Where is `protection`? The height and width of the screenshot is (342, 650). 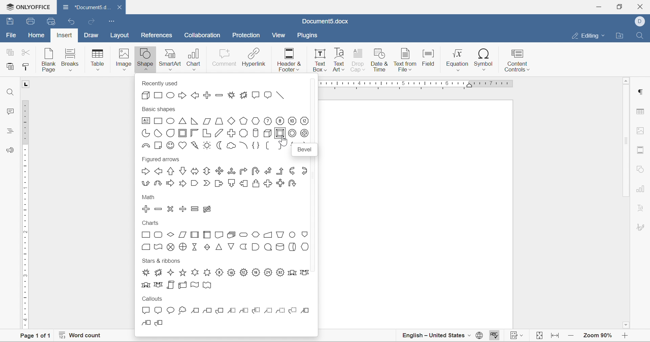
protection is located at coordinates (246, 35).